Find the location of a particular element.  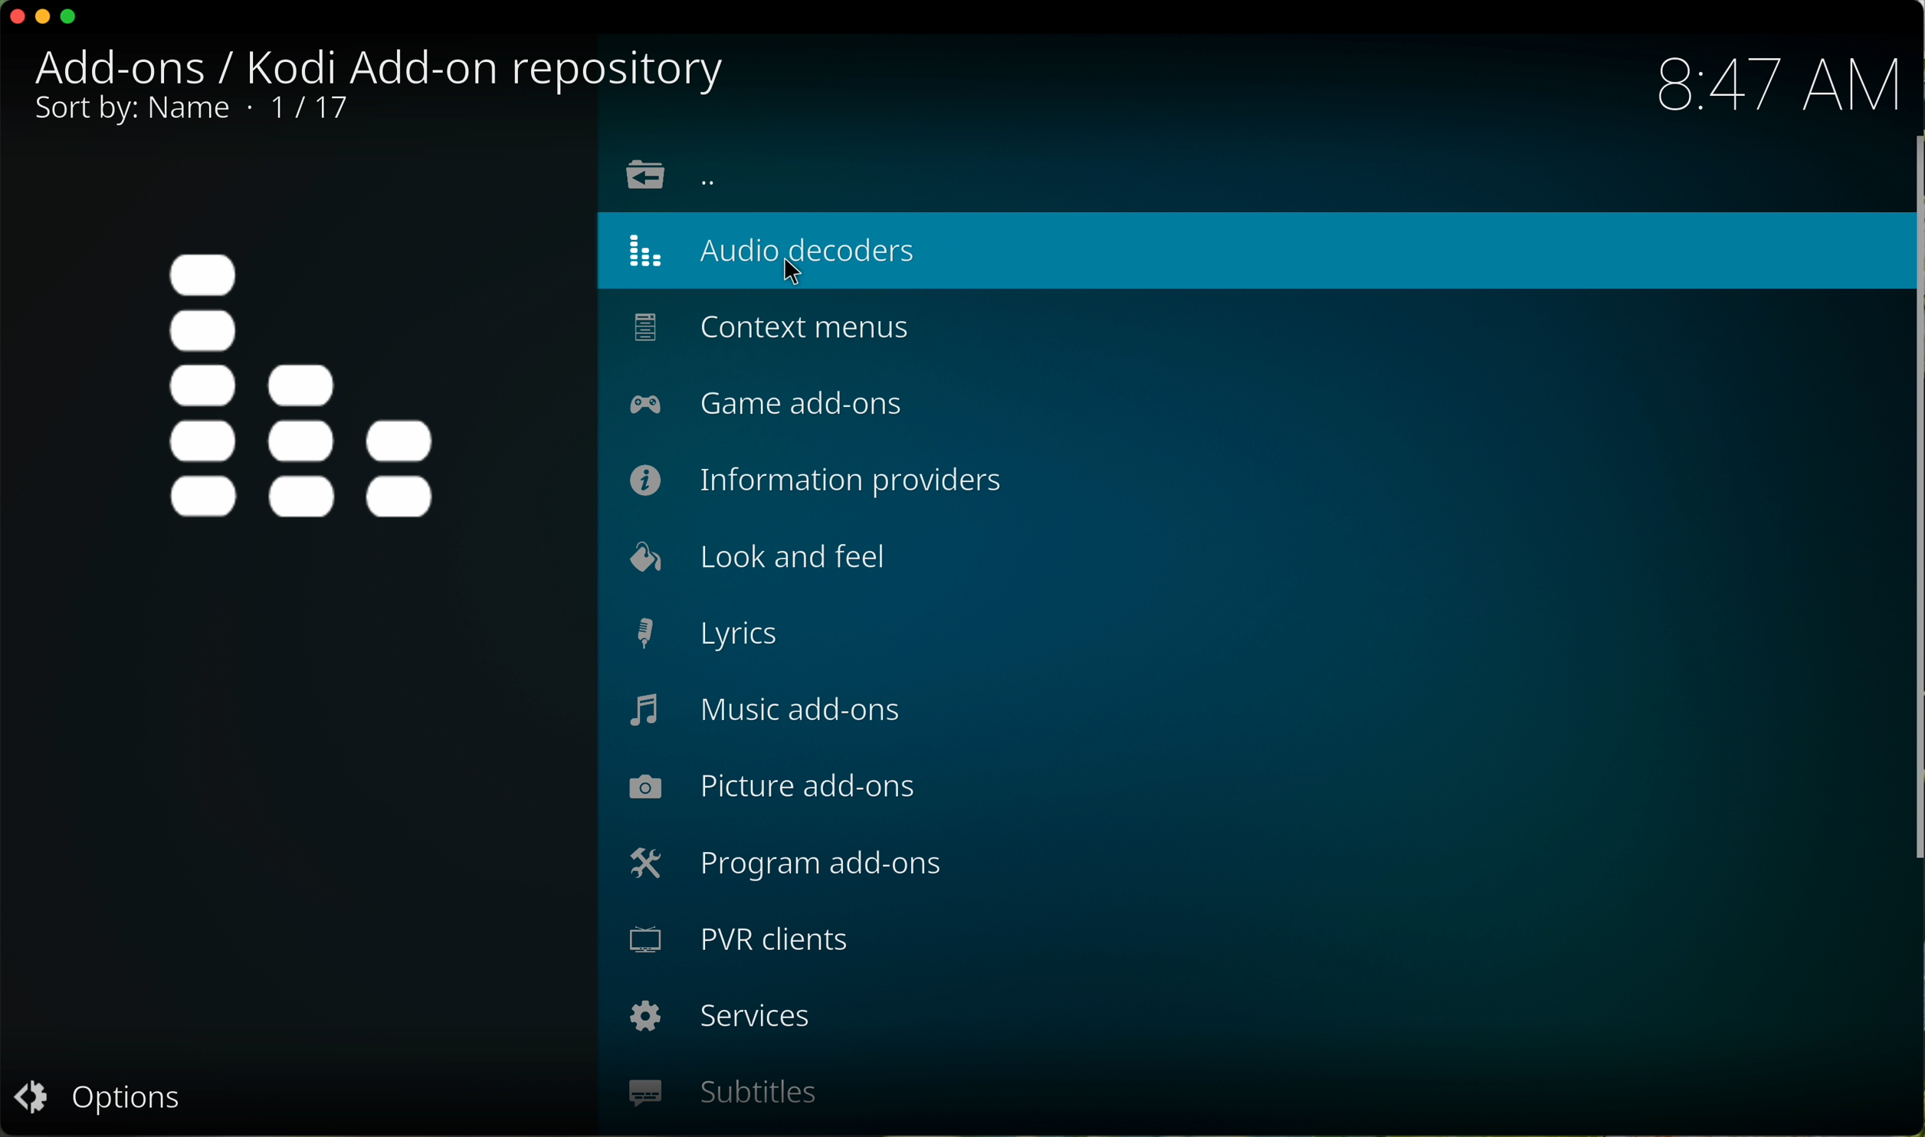

subtitles is located at coordinates (724, 1093).